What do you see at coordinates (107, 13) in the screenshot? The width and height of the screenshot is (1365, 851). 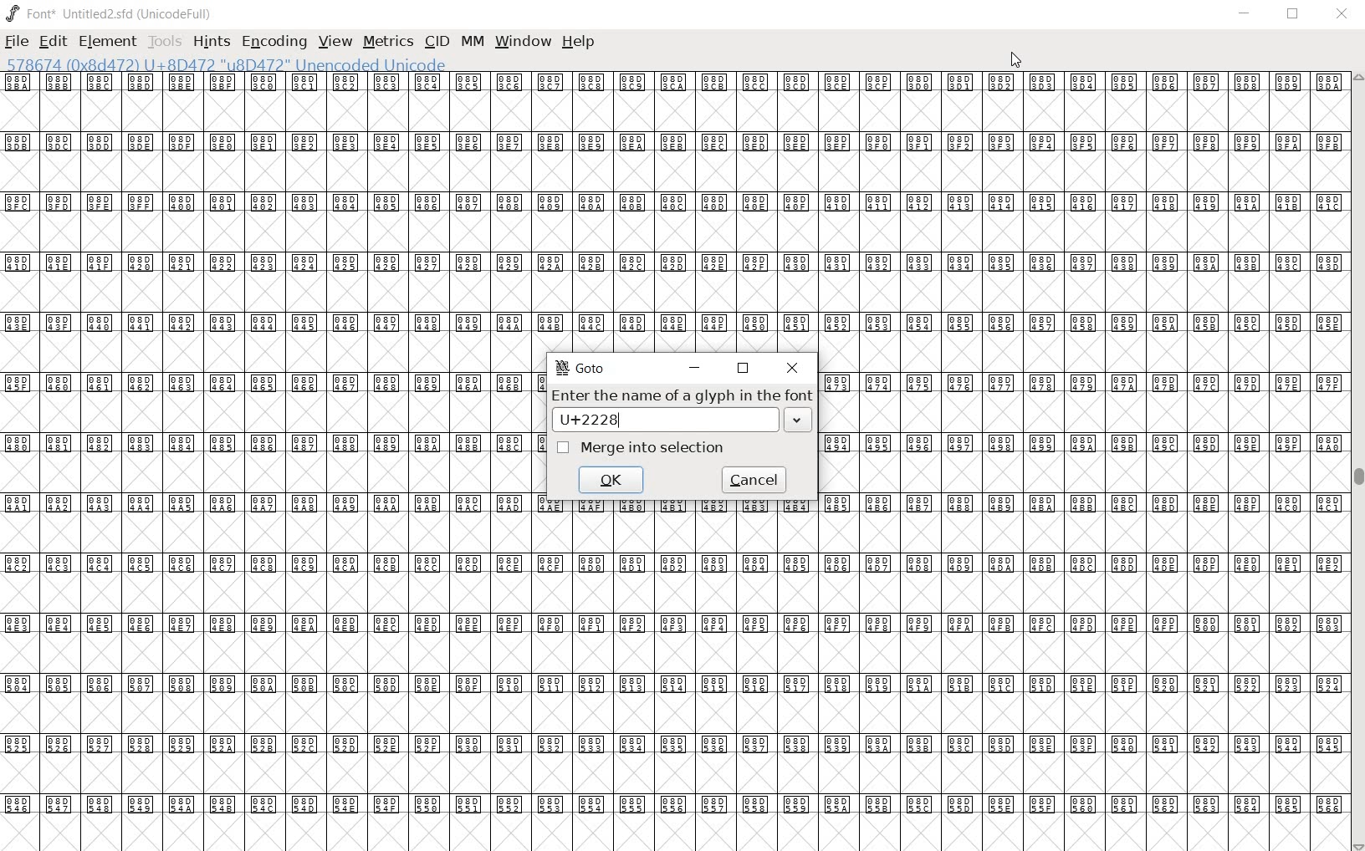 I see `font* Untitled2.sfd (UnicodeFull)` at bounding box center [107, 13].